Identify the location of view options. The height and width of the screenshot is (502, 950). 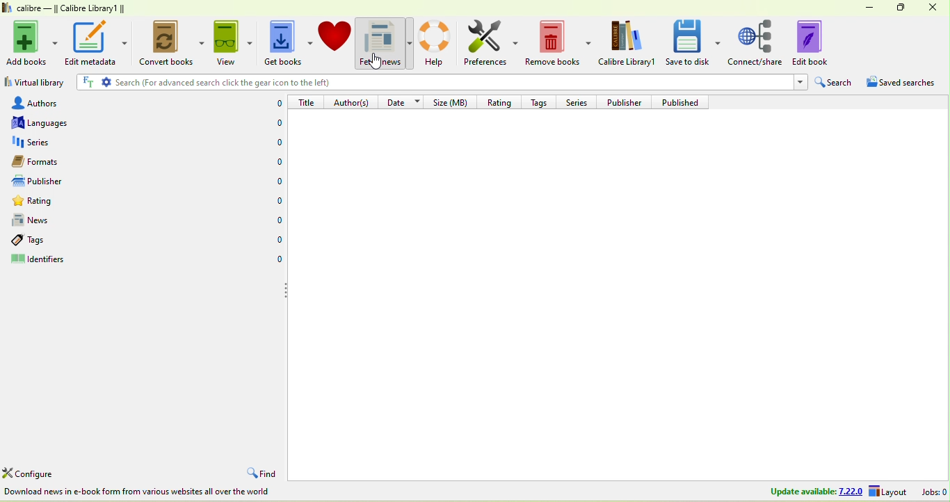
(251, 43).